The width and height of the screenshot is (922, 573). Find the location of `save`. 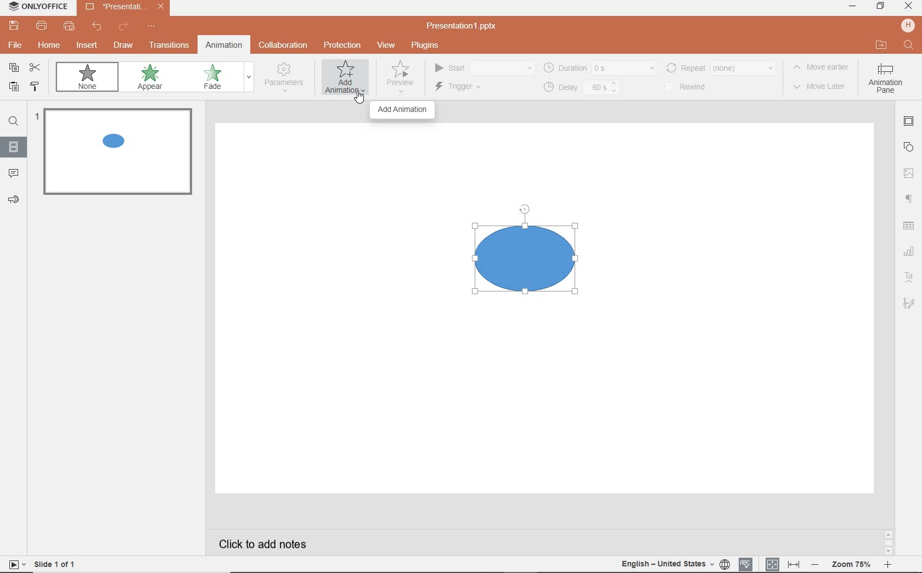

save is located at coordinates (13, 26).